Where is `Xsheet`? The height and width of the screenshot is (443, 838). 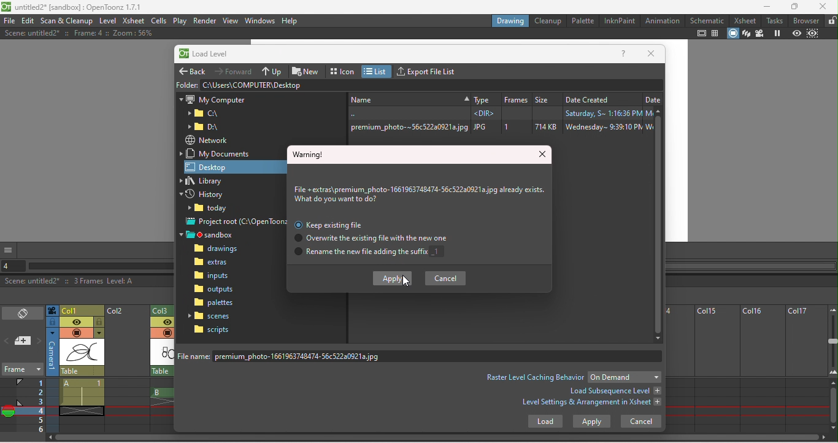 Xsheet is located at coordinates (133, 21).